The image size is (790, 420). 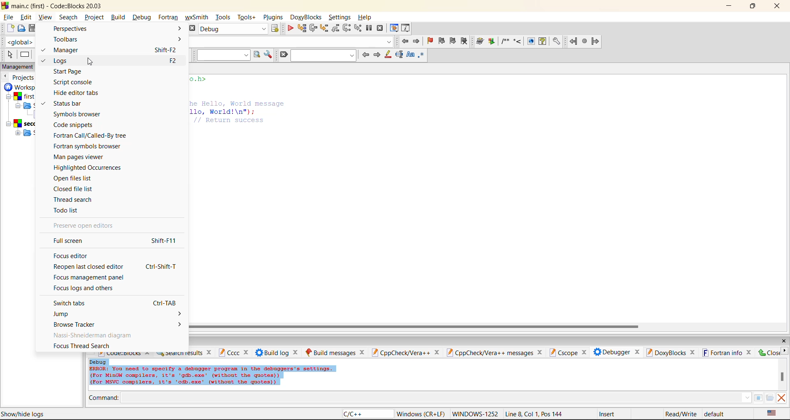 What do you see at coordinates (26, 17) in the screenshot?
I see `edit` at bounding box center [26, 17].